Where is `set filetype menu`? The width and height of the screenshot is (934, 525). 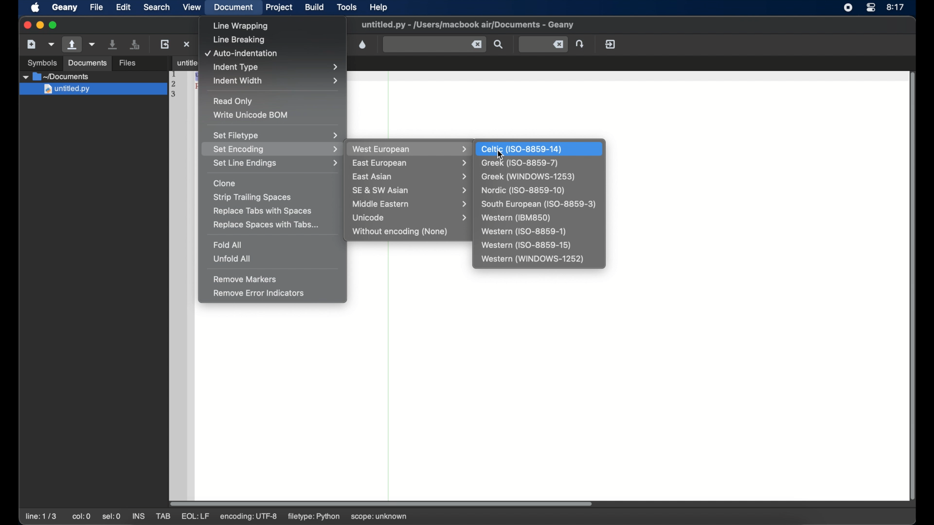
set filetype menu is located at coordinates (275, 135).